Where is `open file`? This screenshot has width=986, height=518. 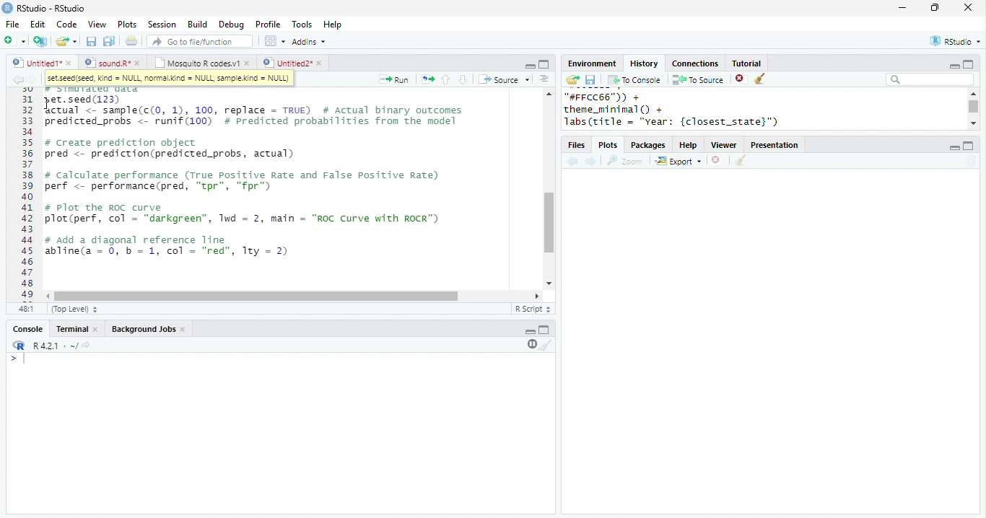 open file is located at coordinates (66, 41).